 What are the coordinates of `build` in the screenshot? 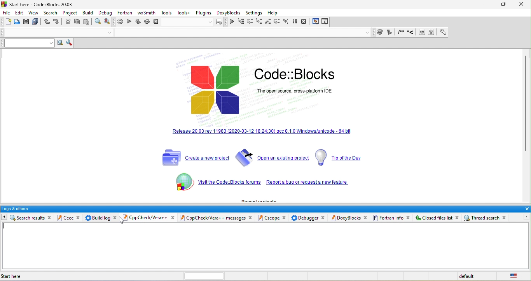 It's located at (119, 22).